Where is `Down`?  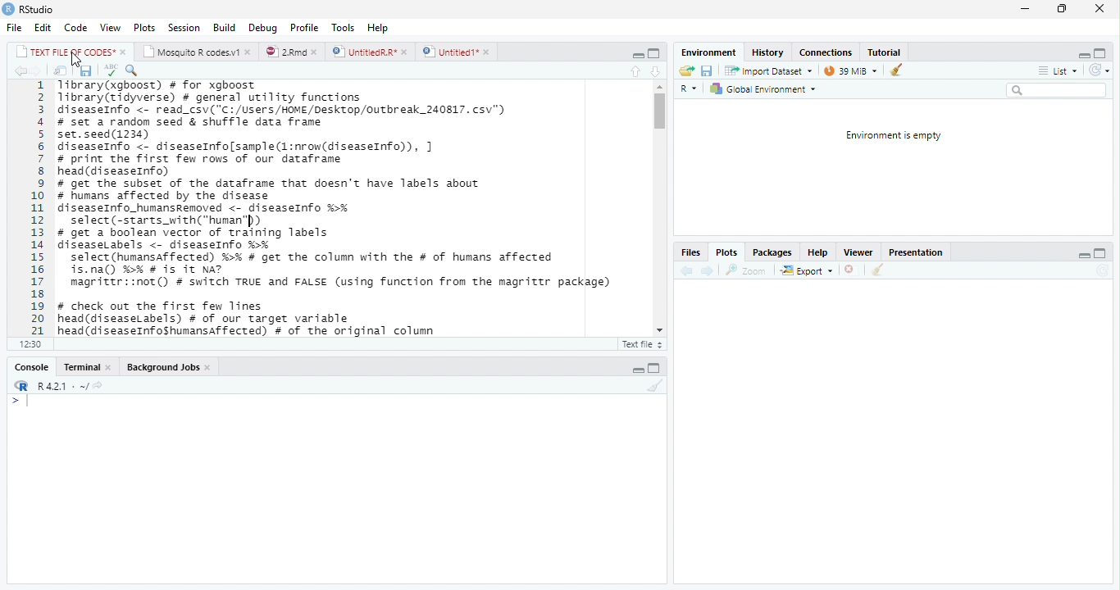 Down is located at coordinates (655, 69).